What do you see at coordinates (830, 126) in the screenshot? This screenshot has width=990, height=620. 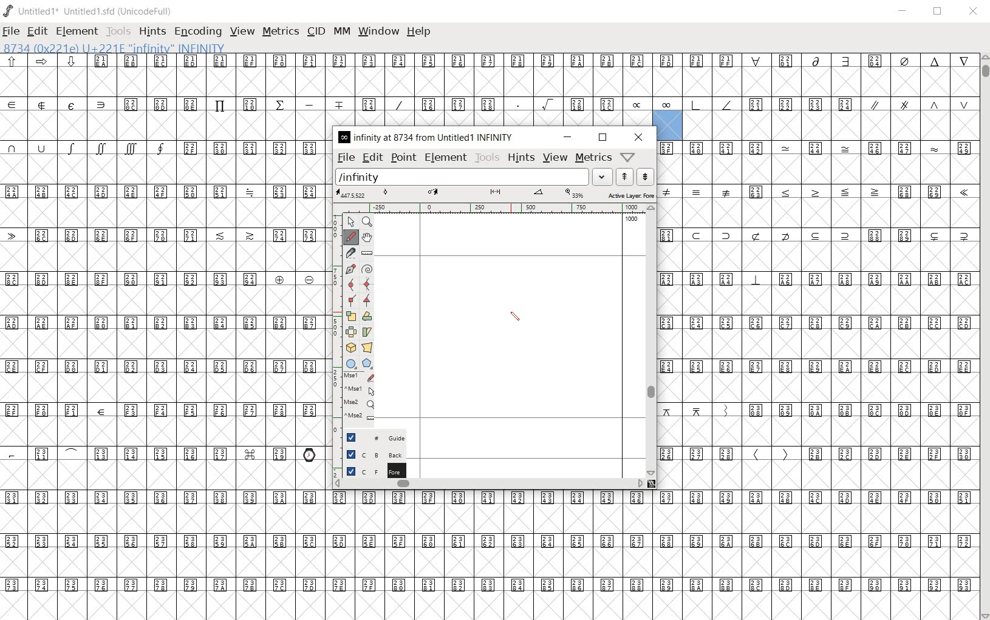 I see `empty glyph slots` at bounding box center [830, 126].